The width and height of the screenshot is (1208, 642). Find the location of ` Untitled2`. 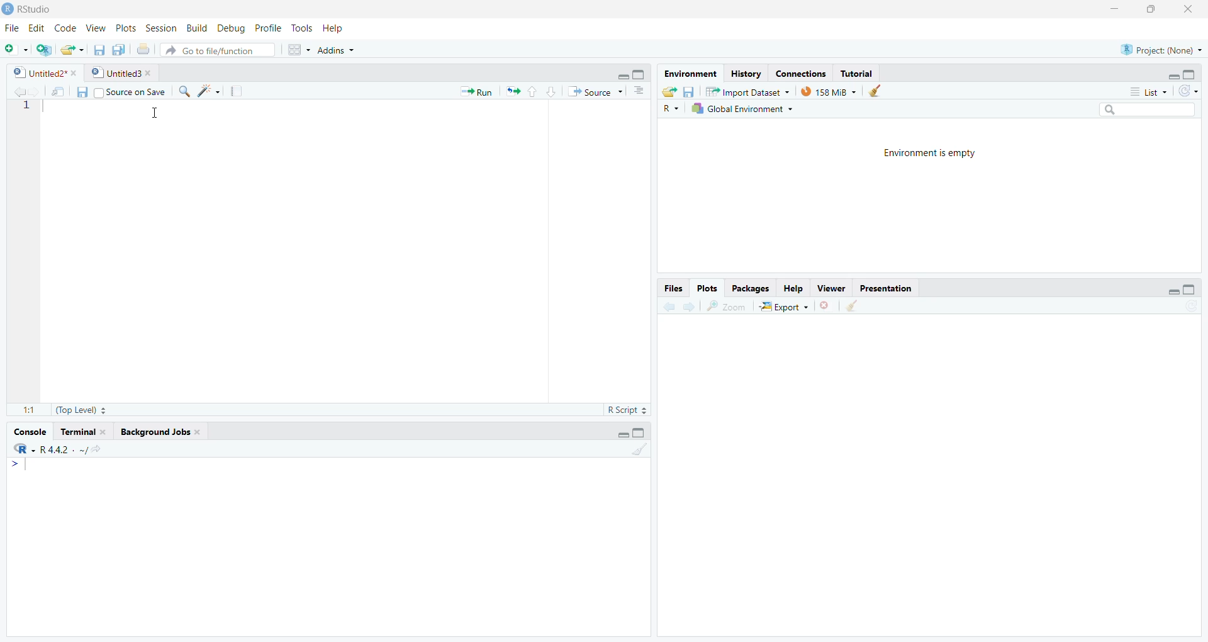

 Untitled2 is located at coordinates (41, 71).